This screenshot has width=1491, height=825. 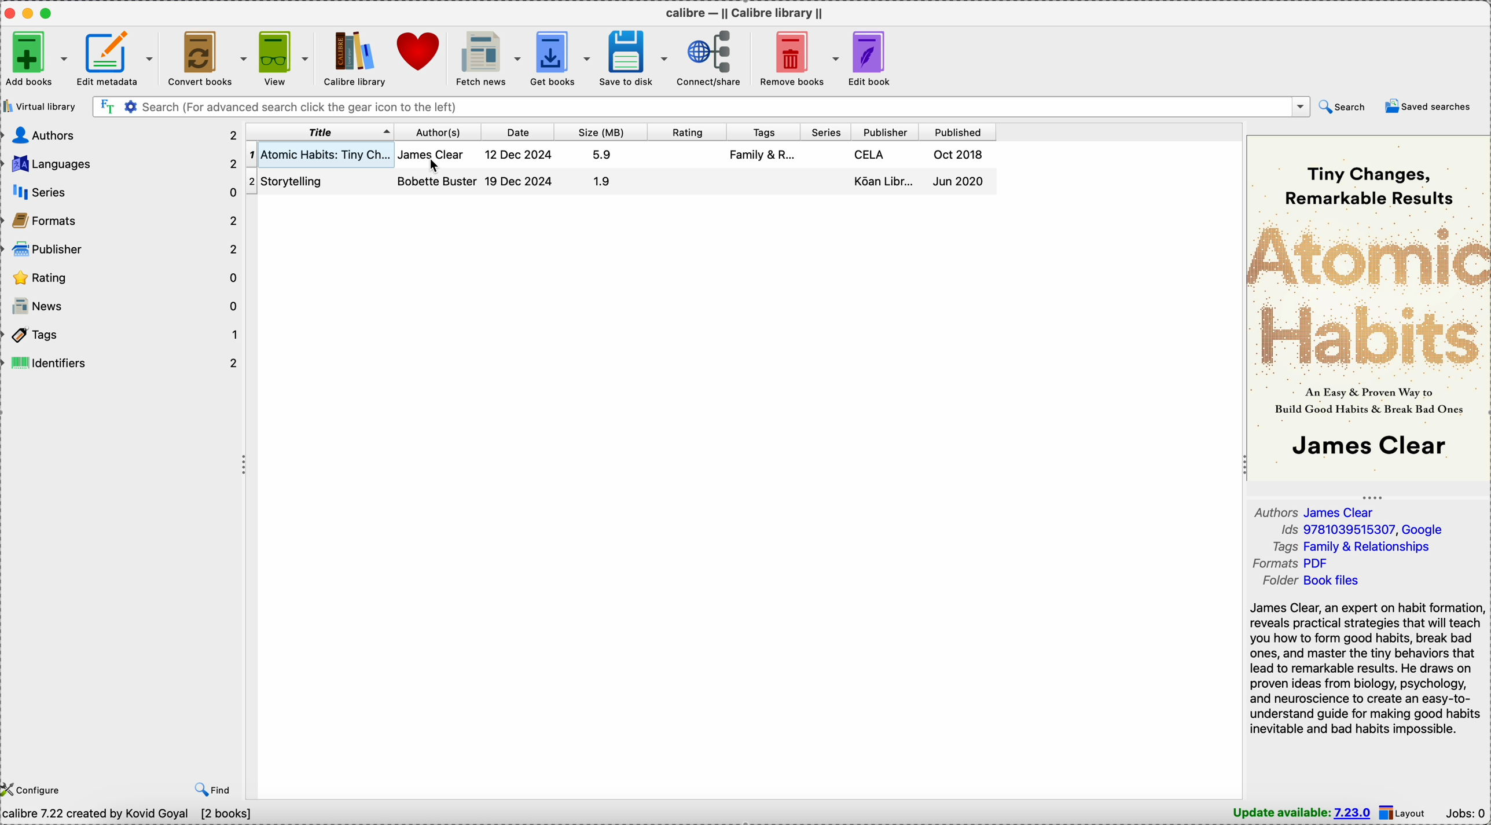 What do you see at coordinates (36, 58) in the screenshot?
I see `add books` at bounding box center [36, 58].